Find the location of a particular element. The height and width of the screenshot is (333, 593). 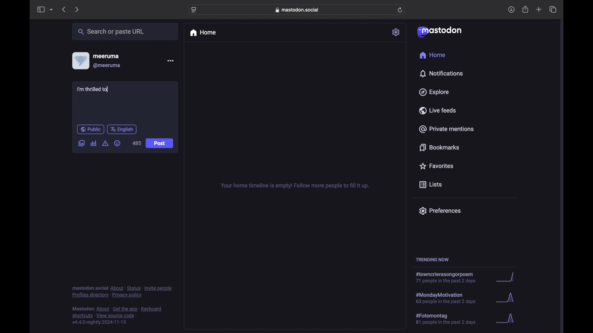

share is located at coordinates (526, 9).